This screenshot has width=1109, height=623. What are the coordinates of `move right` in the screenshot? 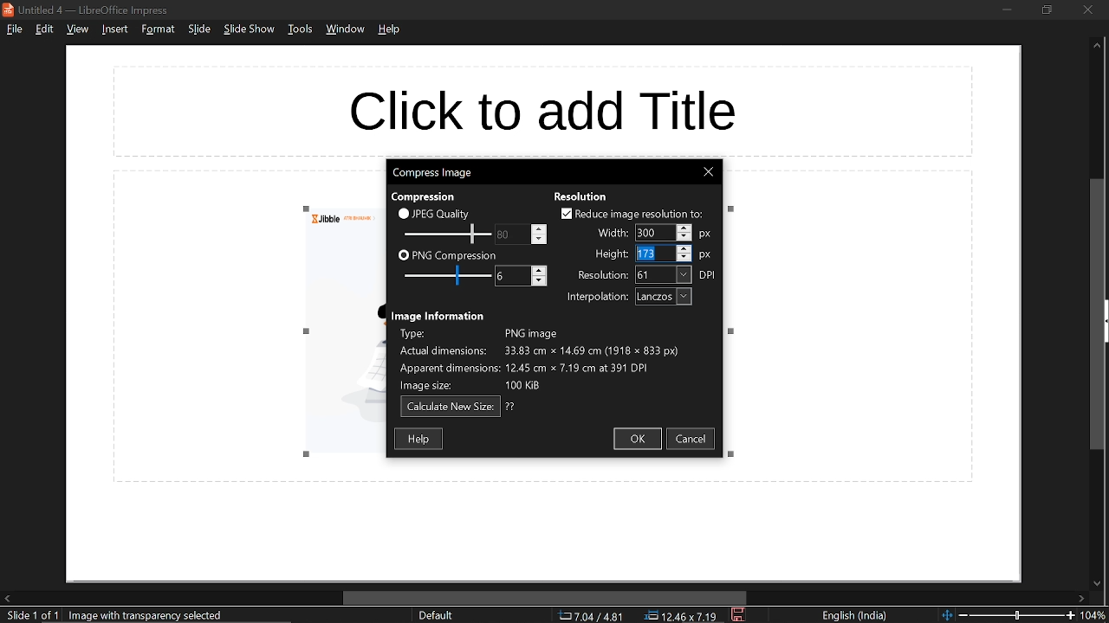 It's located at (1082, 598).